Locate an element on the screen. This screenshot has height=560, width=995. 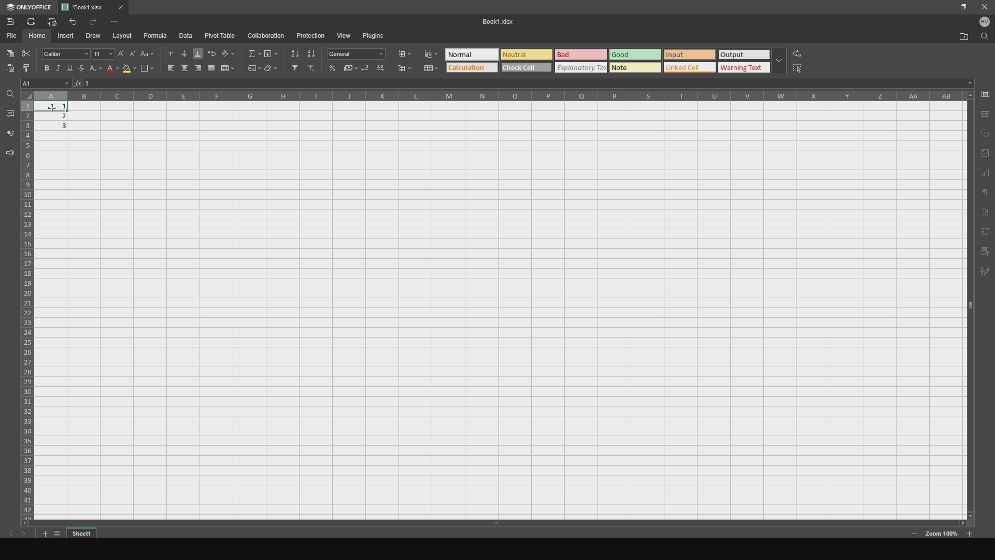
deselect filter is located at coordinates (312, 70).